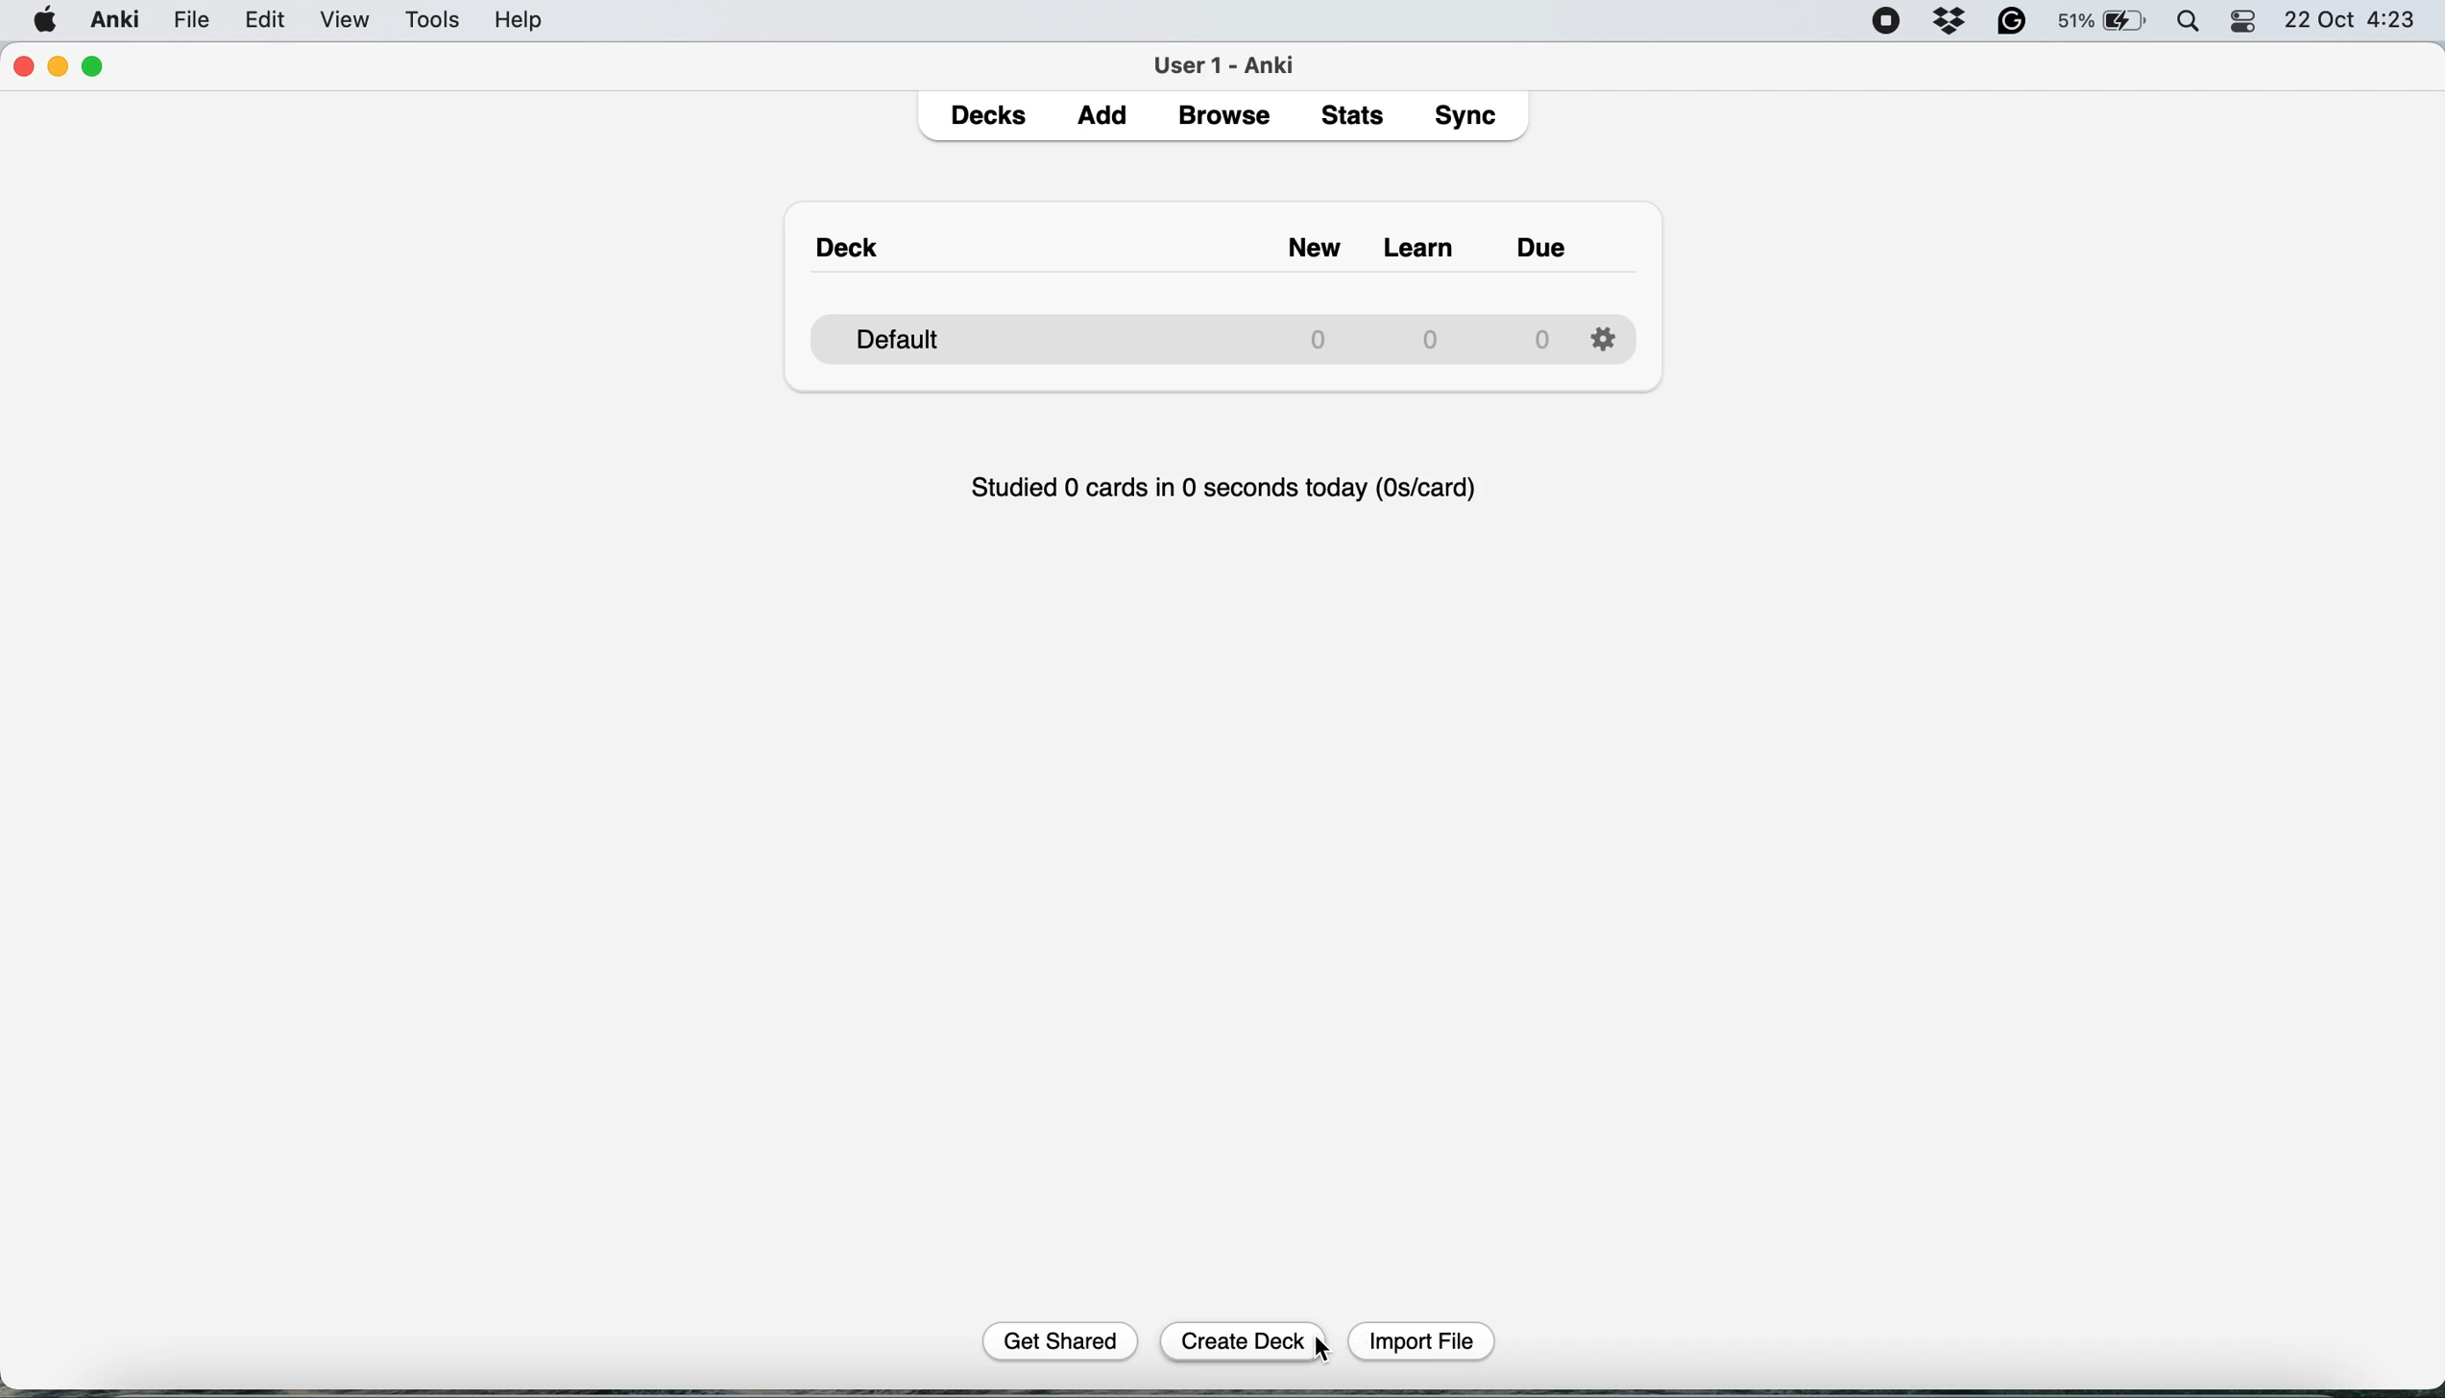 The image size is (2445, 1398). I want to click on drop box, so click(1957, 22).